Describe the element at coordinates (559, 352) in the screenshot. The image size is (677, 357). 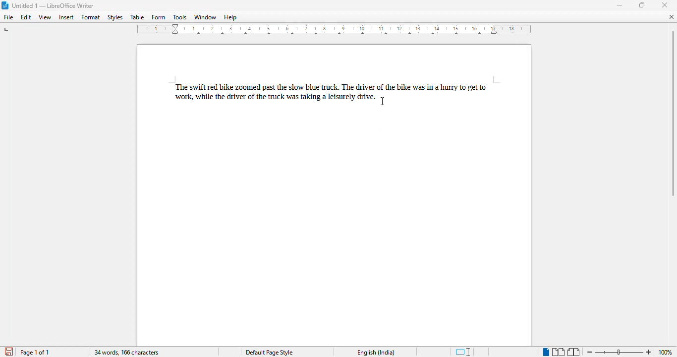
I see `multi-page view` at that location.